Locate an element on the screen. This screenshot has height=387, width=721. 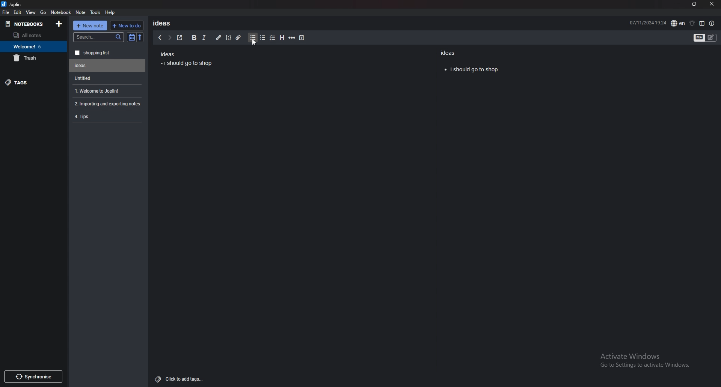
toggle external editor is located at coordinates (180, 37).